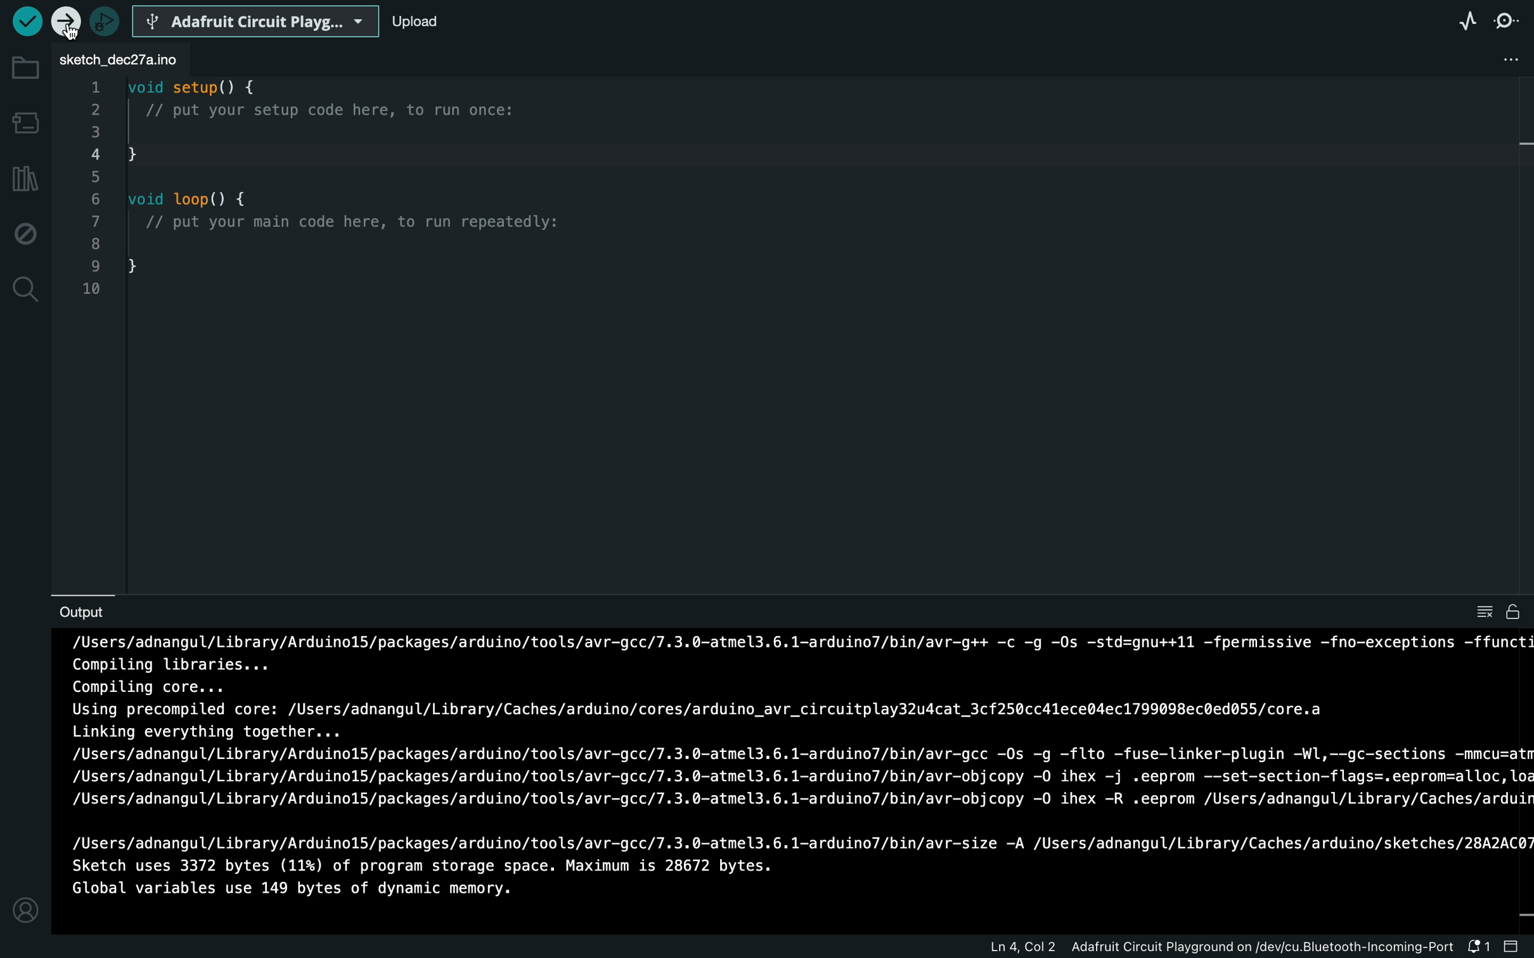  What do you see at coordinates (24, 289) in the screenshot?
I see `search` at bounding box center [24, 289].